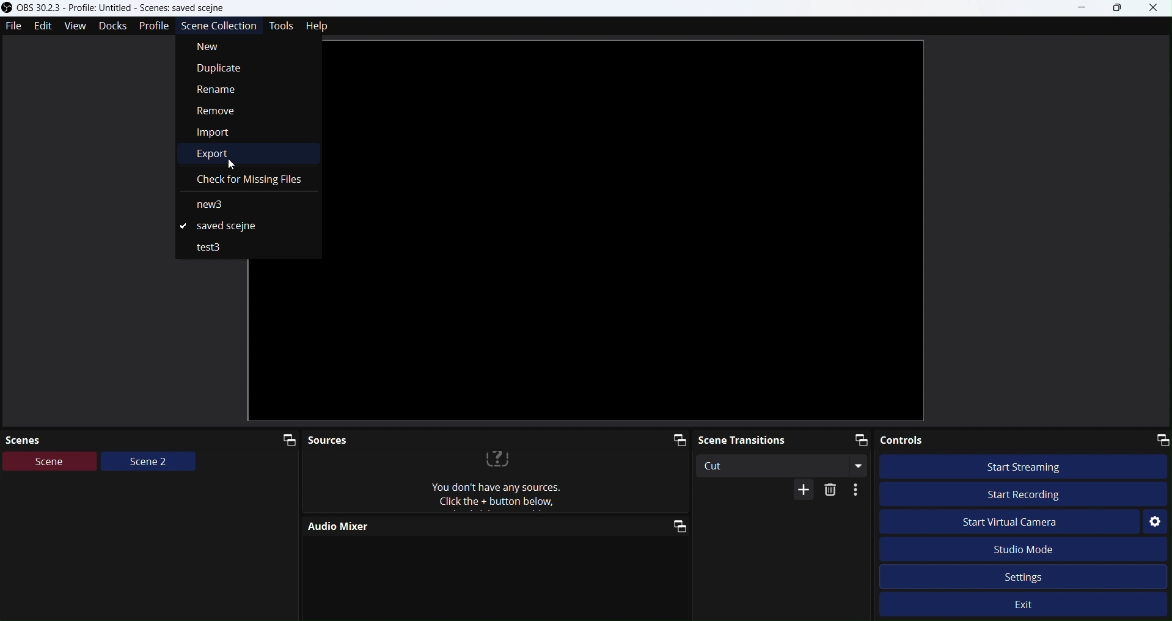 The height and width of the screenshot is (621, 1172). I want to click on Controls, so click(1025, 441).